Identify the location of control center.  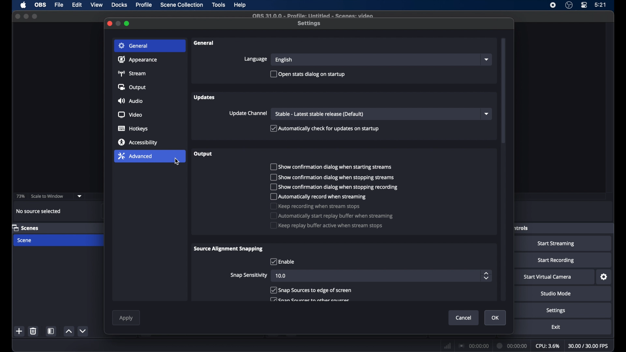
(584, 5).